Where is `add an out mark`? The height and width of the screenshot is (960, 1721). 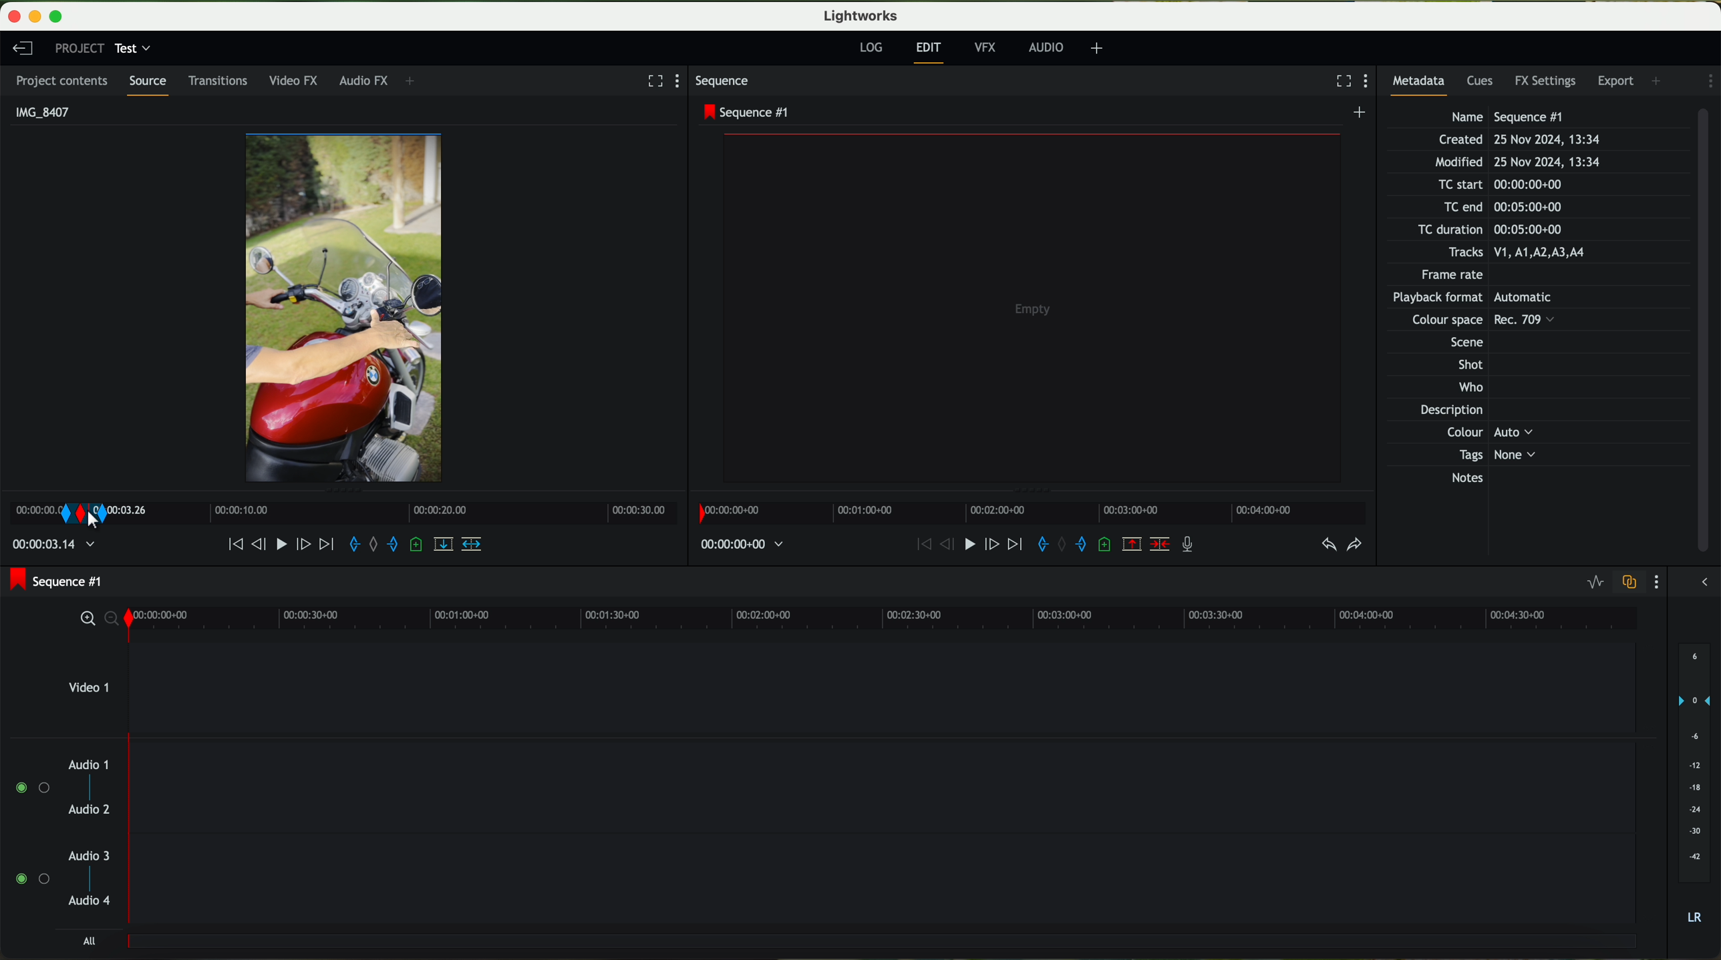
add an out mark is located at coordinates (392, 548).